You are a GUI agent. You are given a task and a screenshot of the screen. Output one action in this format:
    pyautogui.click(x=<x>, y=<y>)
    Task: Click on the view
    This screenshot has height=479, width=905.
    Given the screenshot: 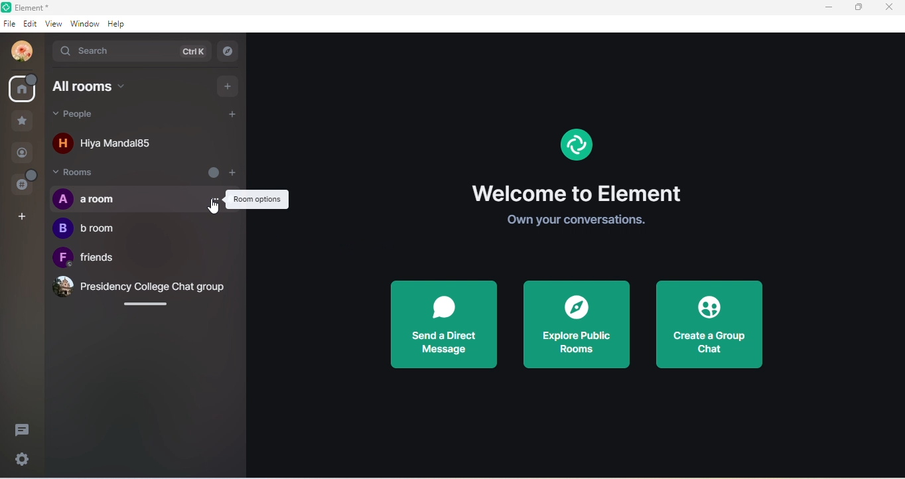 What is the action you would take?
    pyautogui.click(x=54, y=23)
    